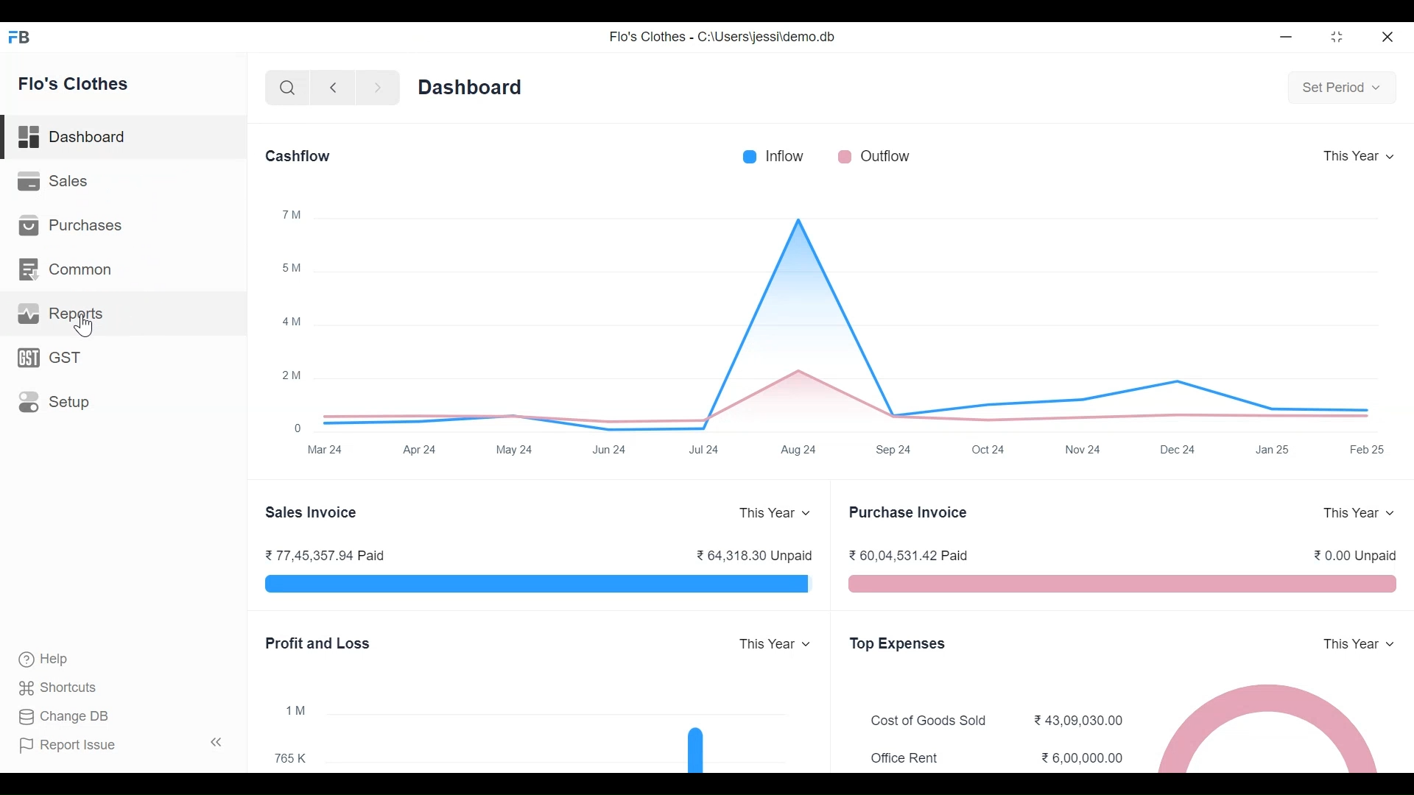  I want to click on This Year, so click(767, 643).